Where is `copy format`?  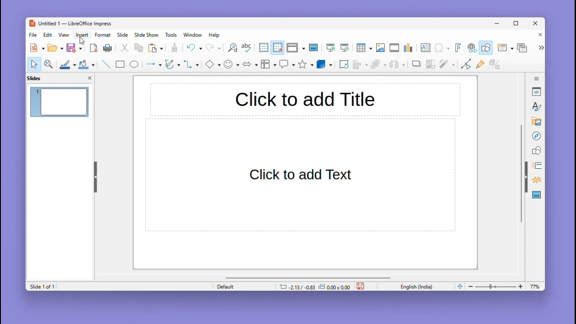
copy format is located at coordinates (174, 49).